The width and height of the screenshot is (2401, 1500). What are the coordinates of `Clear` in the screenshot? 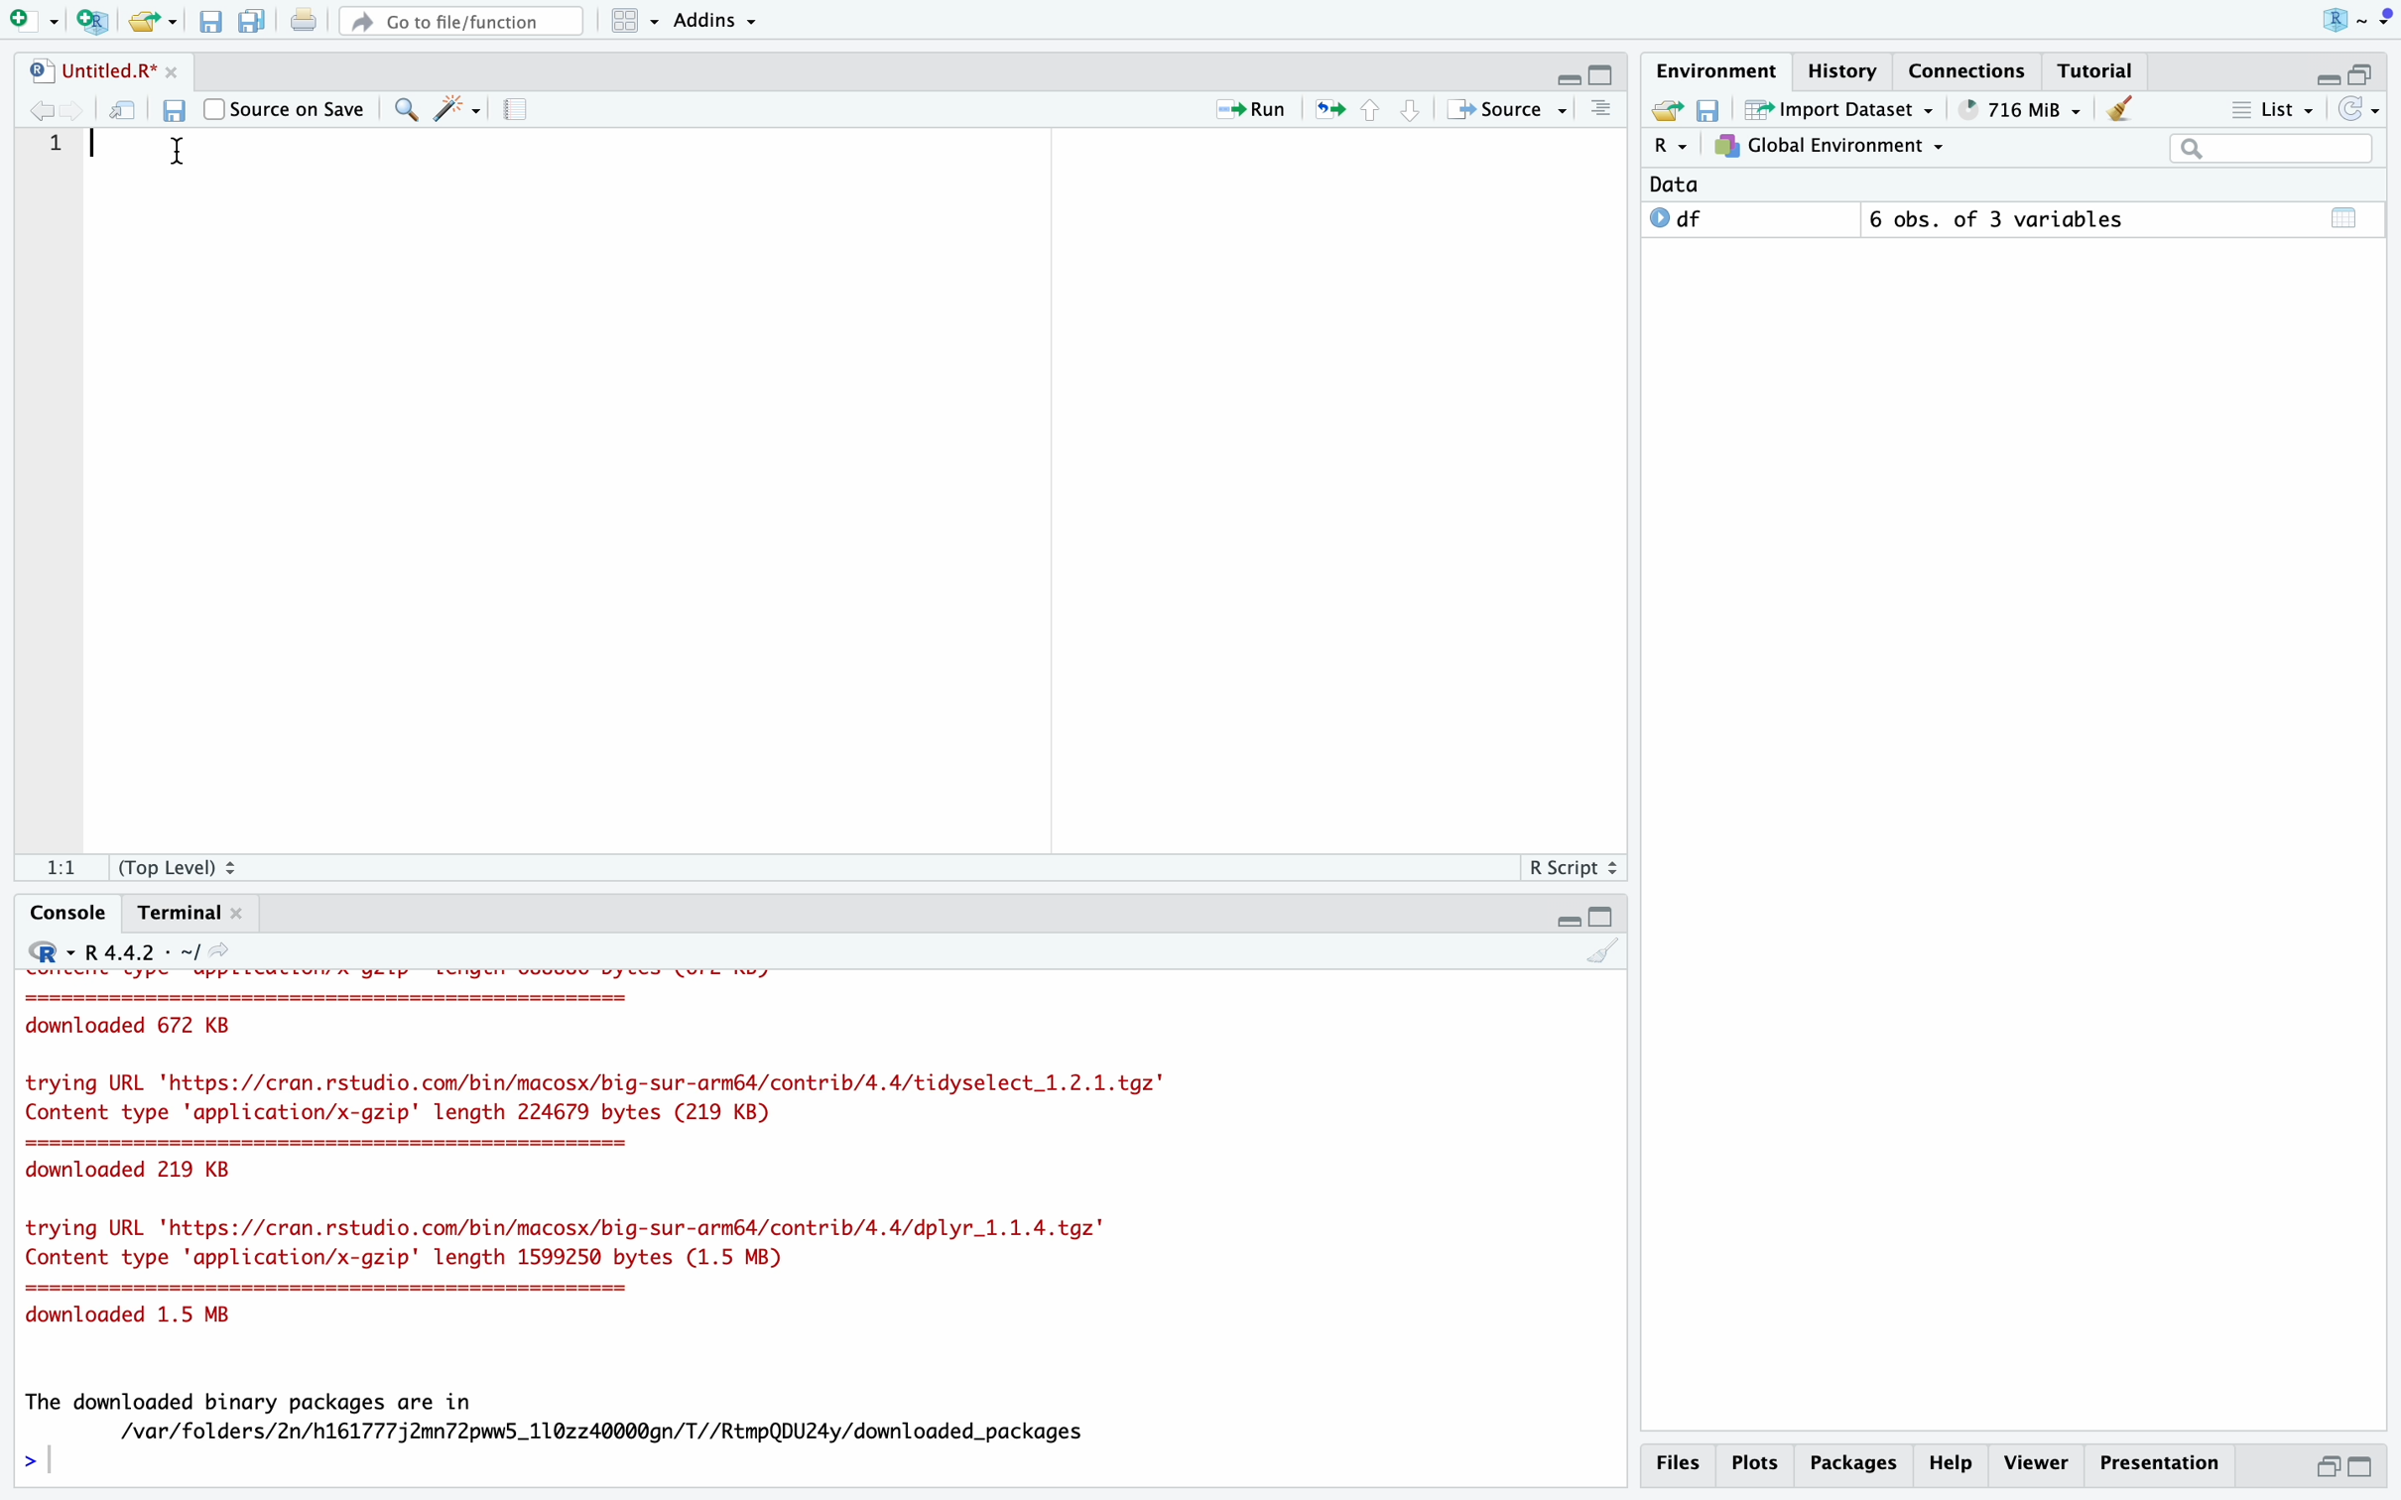 It's located at (1600, 950).